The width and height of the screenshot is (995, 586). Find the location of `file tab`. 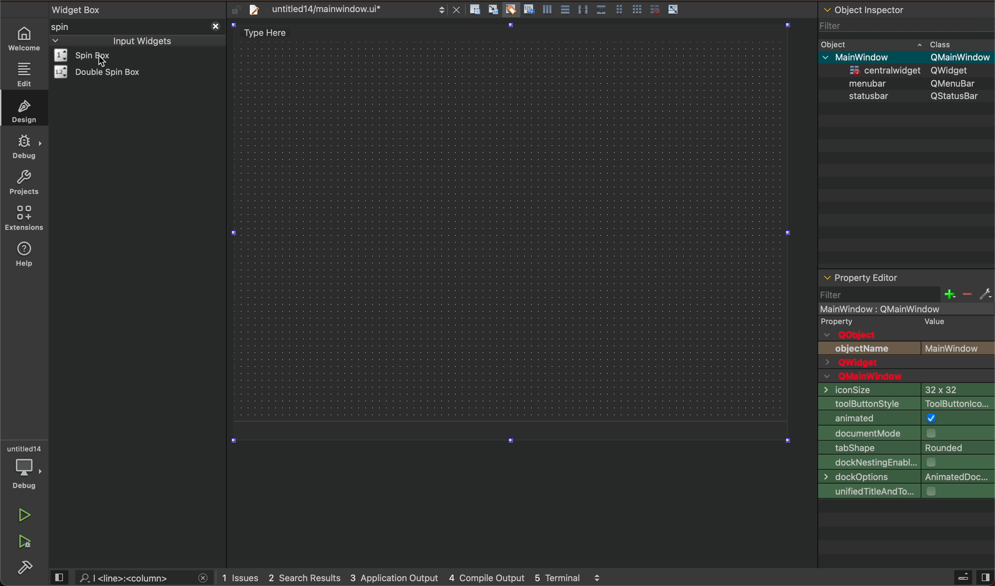

file tab is located at coordinates (346, 9).